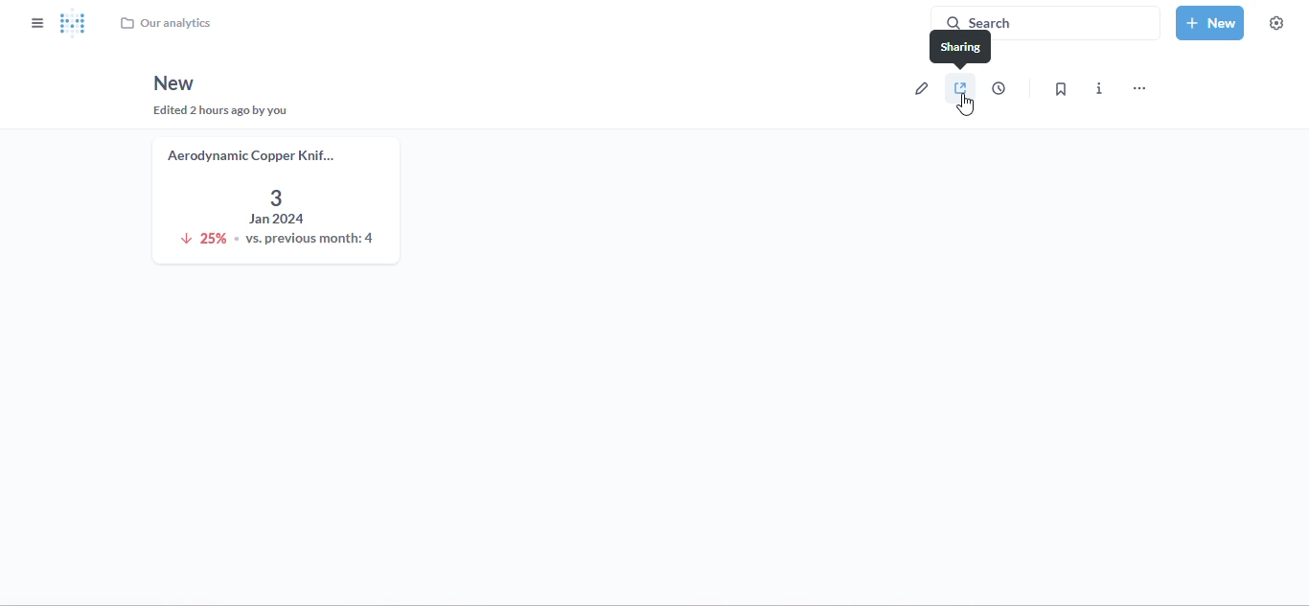  I want to click on more, so click(1139, 88).